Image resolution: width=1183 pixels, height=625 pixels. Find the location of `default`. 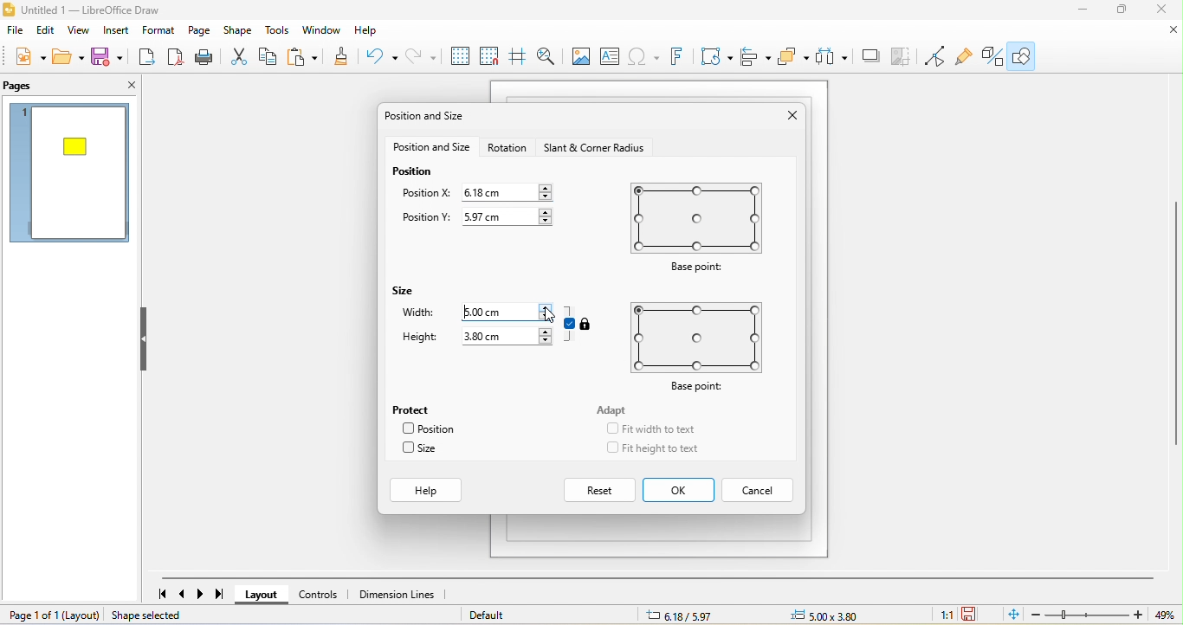

default is located at coordinates (505, 615).